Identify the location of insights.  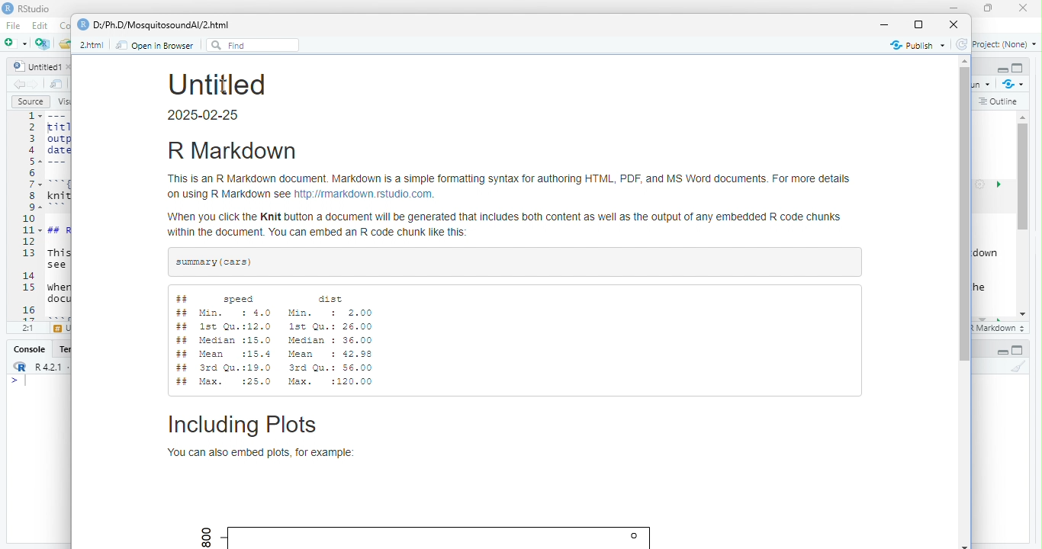
(999, 185).